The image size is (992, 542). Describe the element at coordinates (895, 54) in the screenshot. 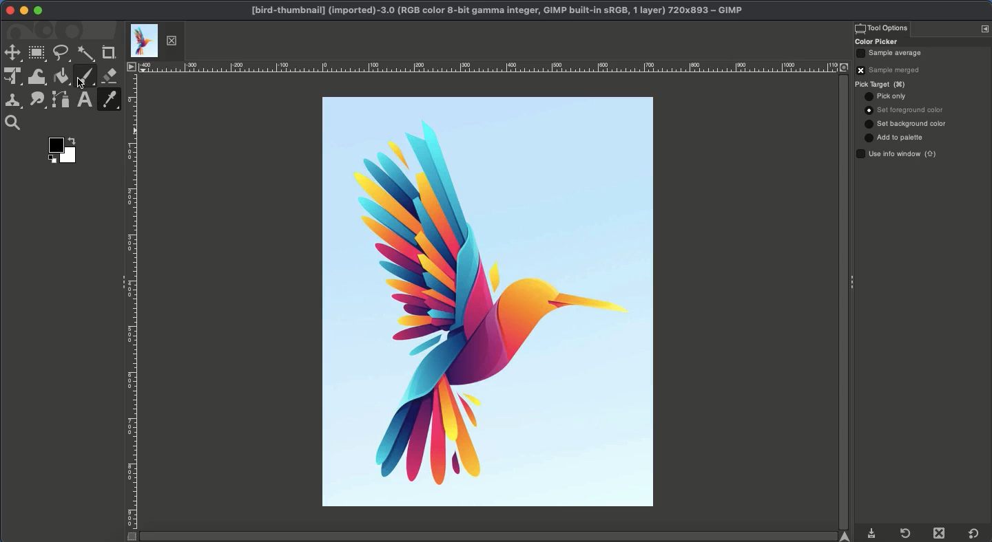

I see `Sample average` at that location.